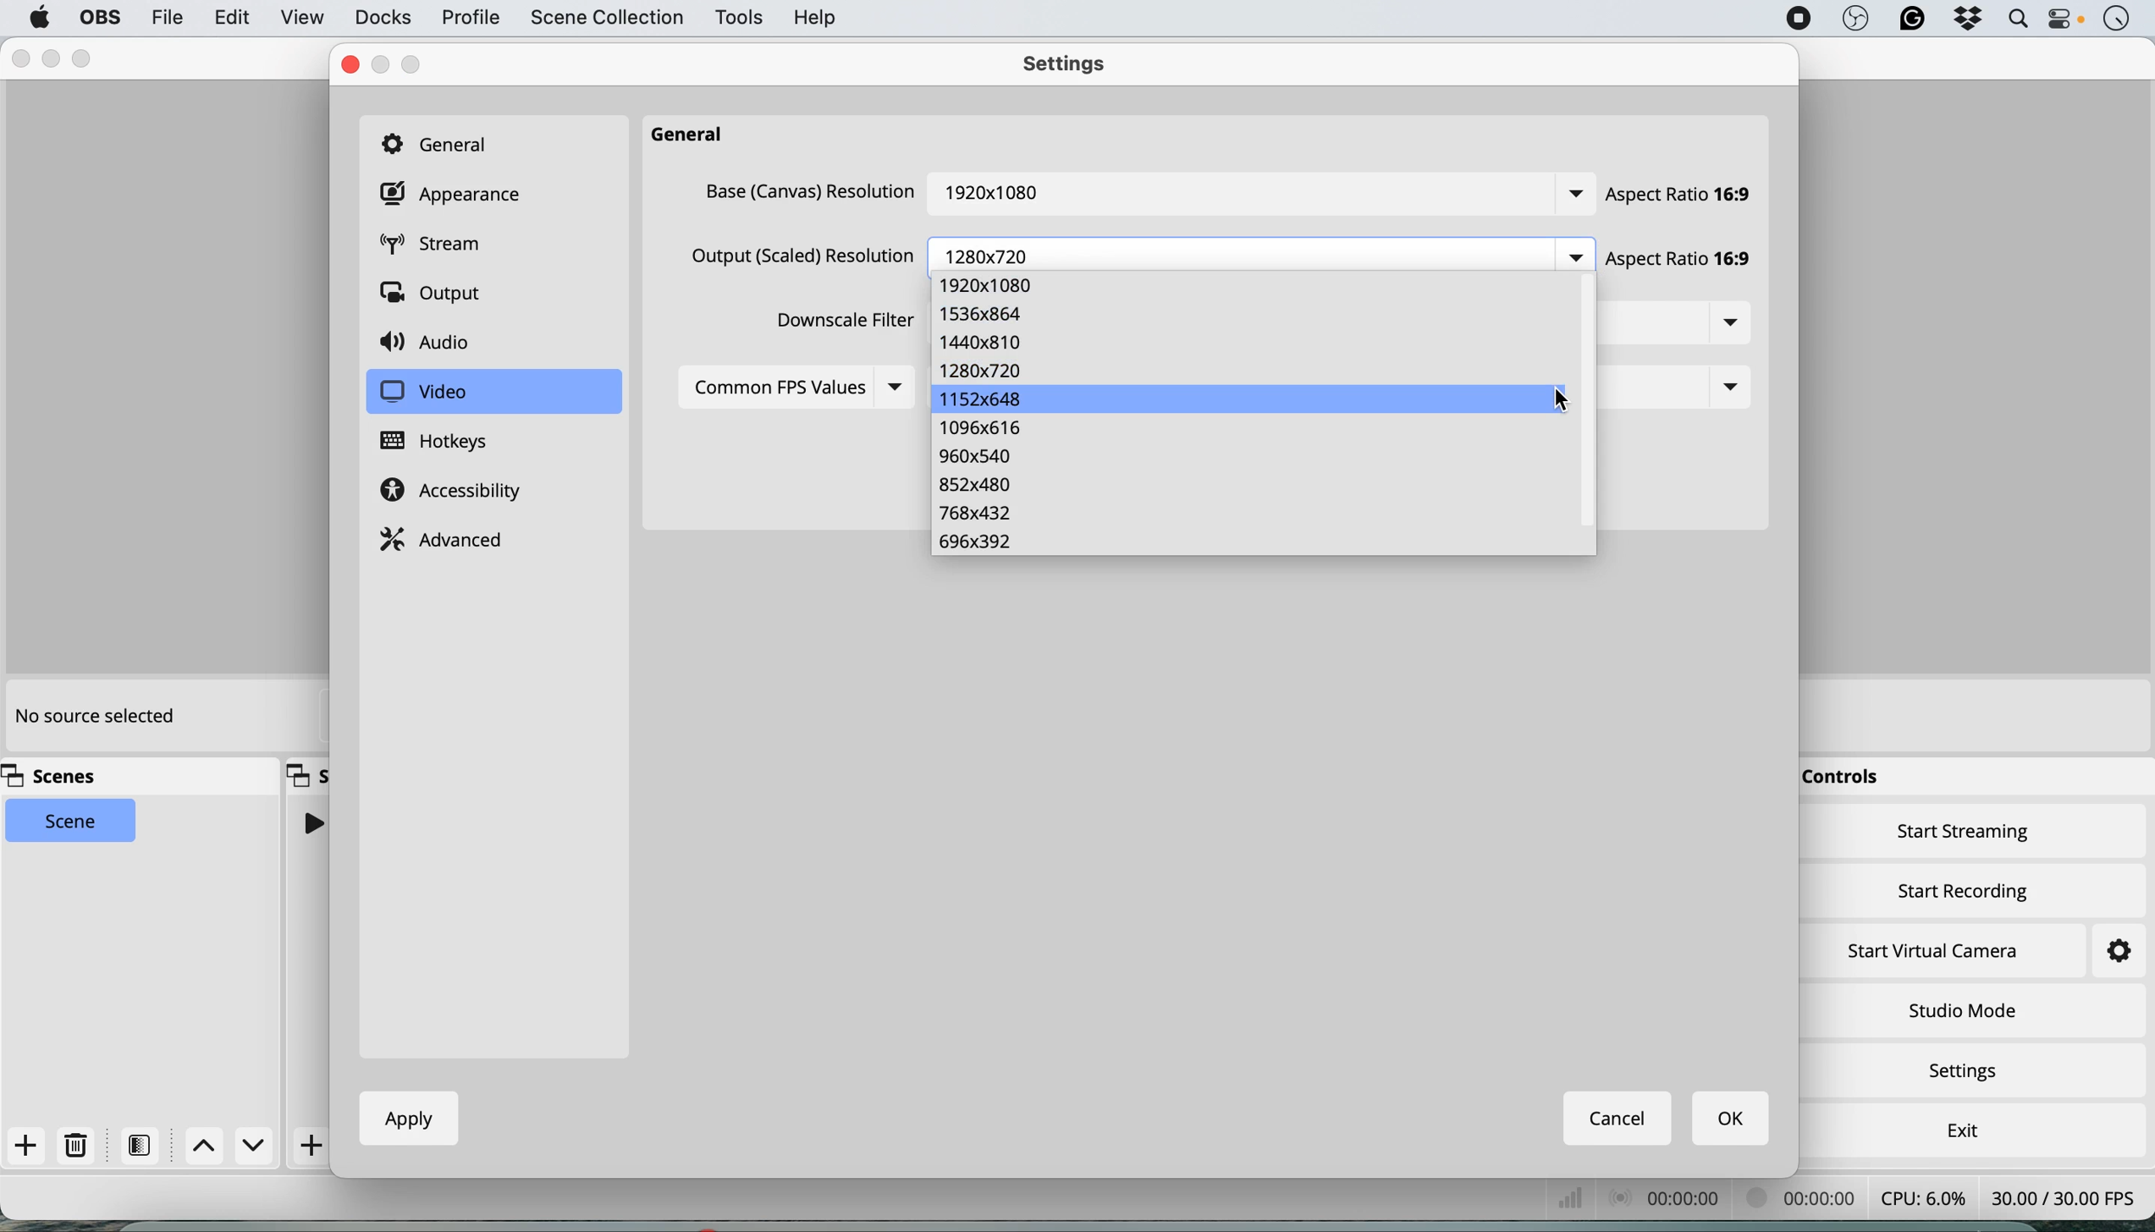 The height and width of the screenshot is (1232, 2155). What do you see at coordinates (981, 368) in the screenshot?
I see `1280x720` at bounding box center [981, 368].